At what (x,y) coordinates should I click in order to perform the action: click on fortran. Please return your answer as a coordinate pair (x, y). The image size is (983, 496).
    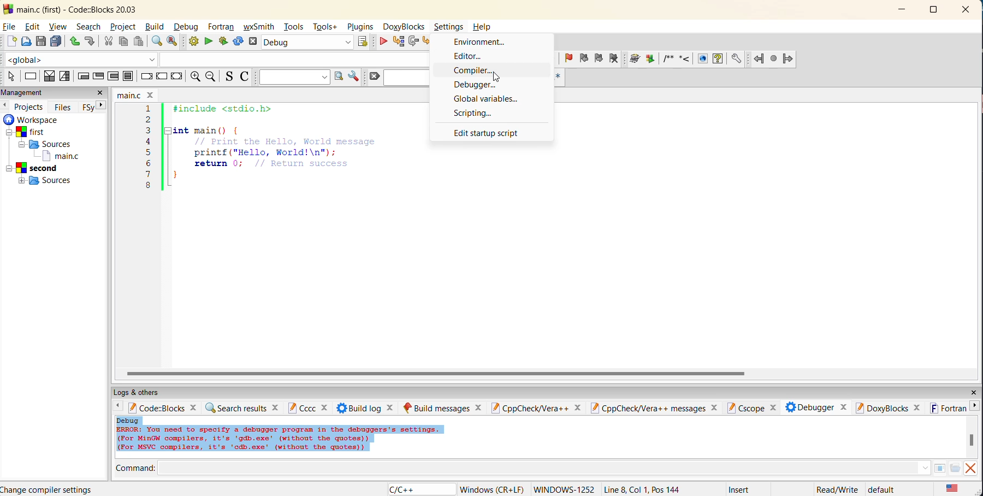
    Looking at the image, I should click on (222, 27).